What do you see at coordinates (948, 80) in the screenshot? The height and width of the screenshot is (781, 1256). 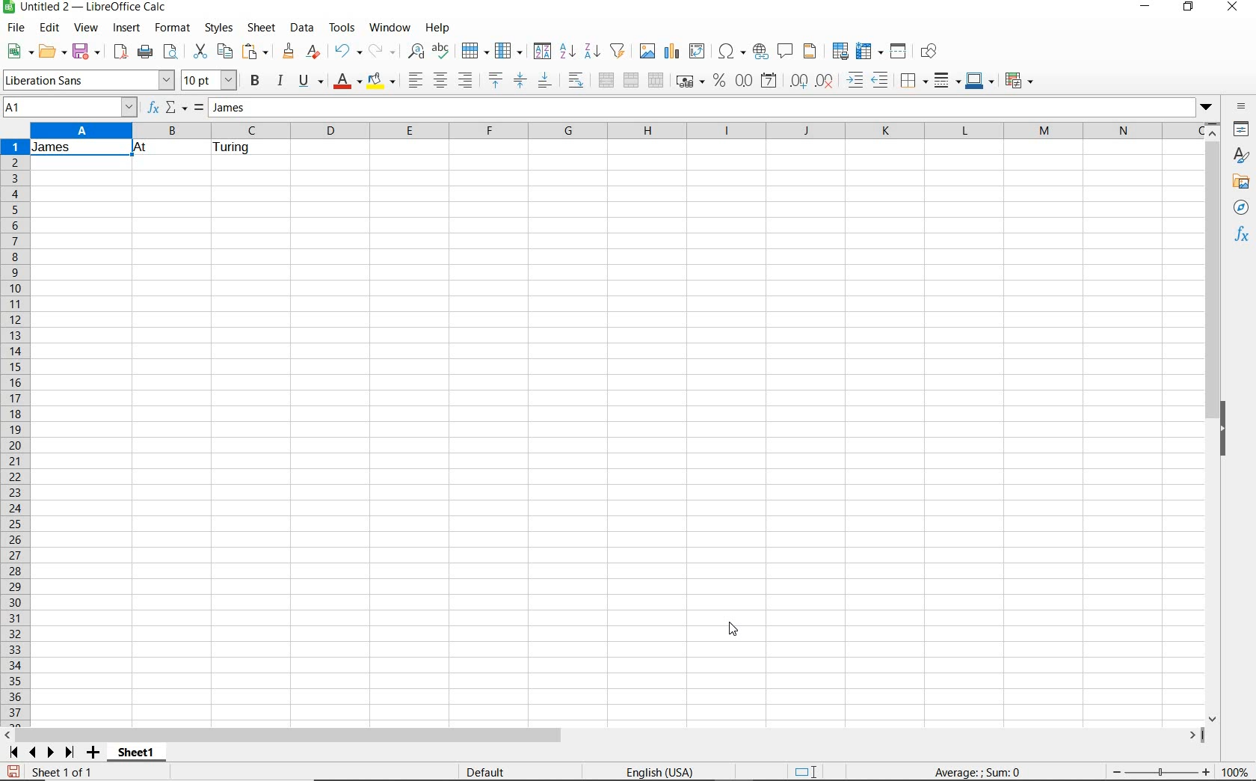 I see `border style` at bounding box center [948, 80].